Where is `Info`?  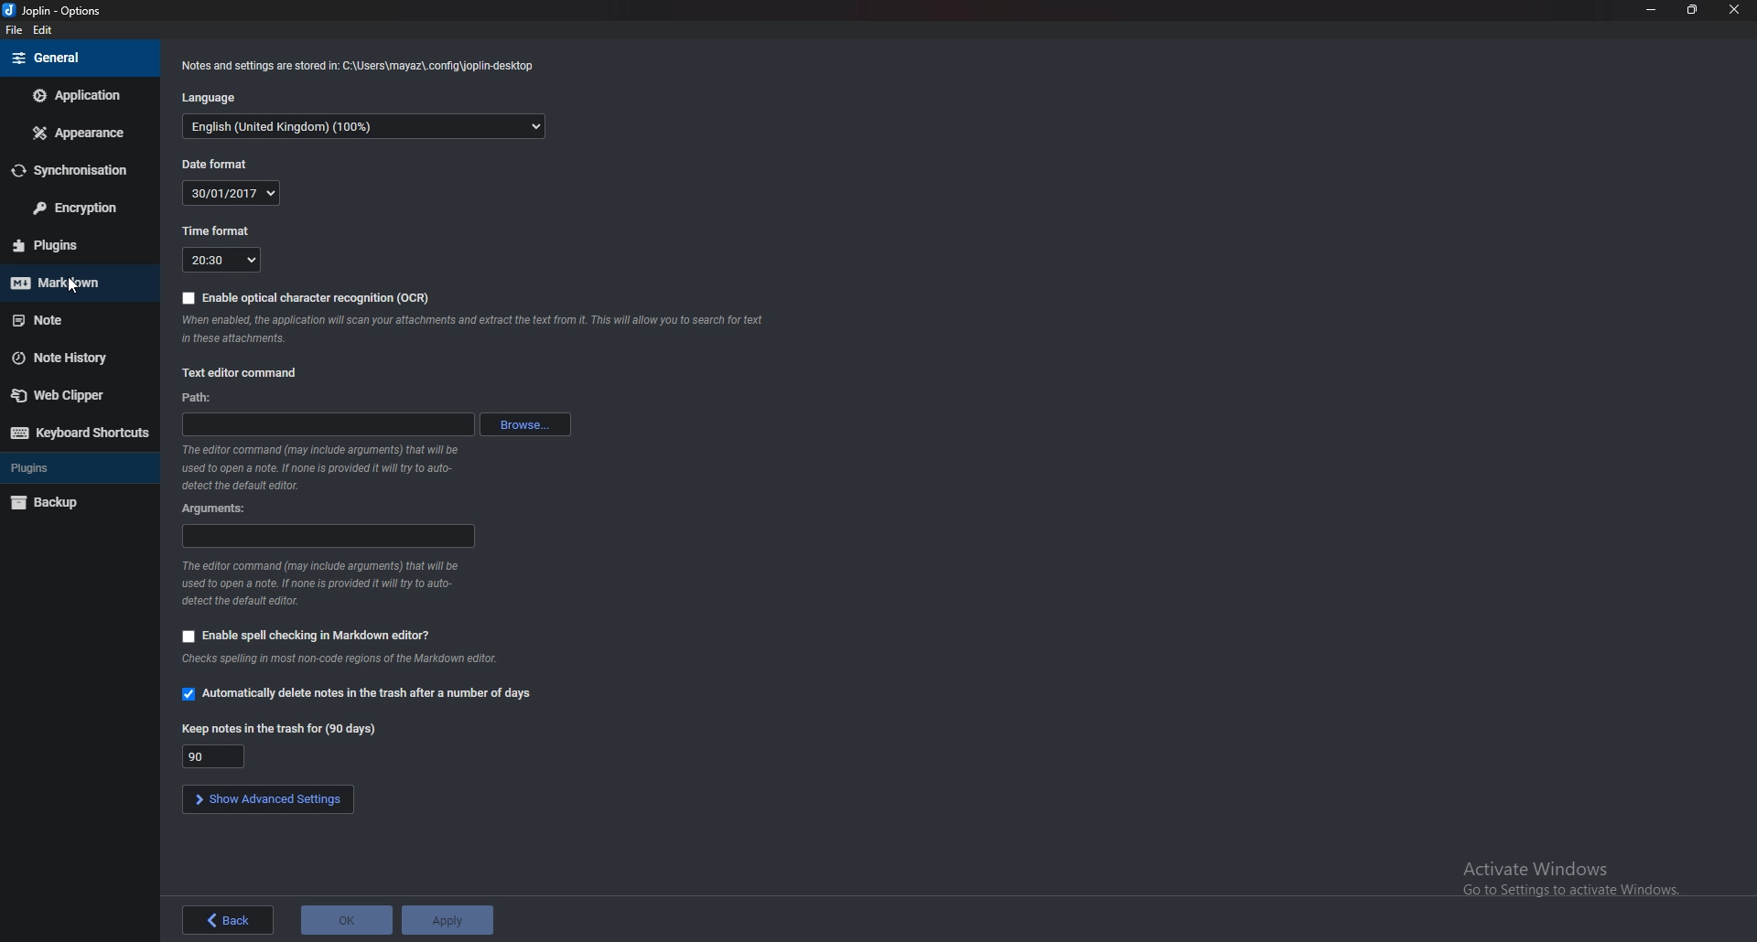
Info is located at coordinates (327, 468).